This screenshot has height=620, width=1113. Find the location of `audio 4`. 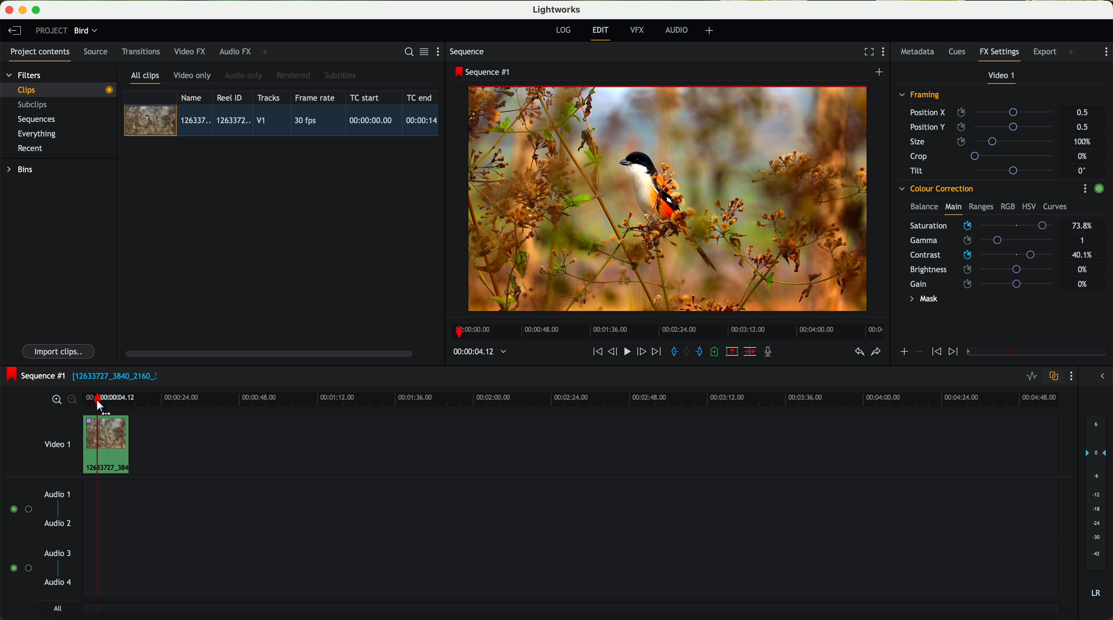

audio 4 is located at coordinates (58, 582).